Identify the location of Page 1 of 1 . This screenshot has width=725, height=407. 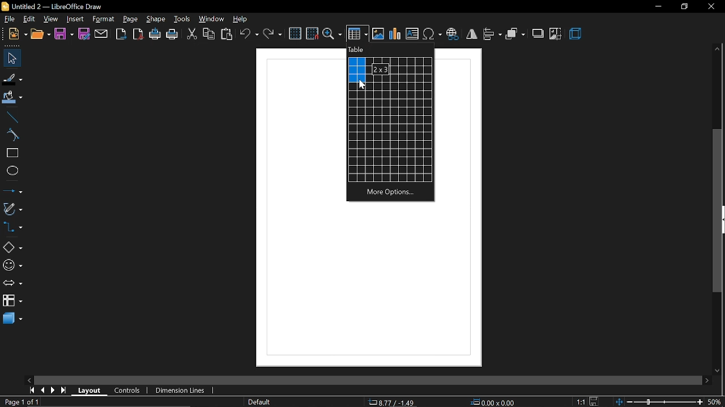
(19, 401).